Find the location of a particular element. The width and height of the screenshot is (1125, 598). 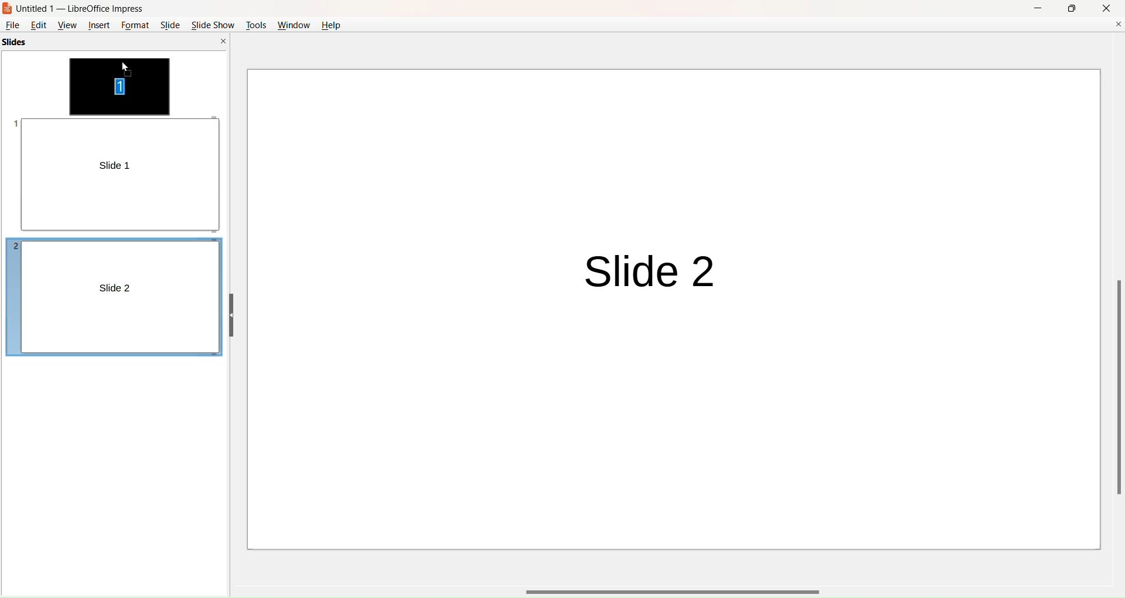

close document is located at coordinates (1117, 25).